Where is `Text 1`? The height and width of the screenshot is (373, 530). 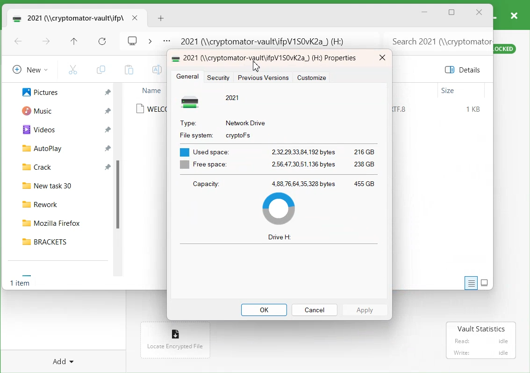 Text 1 is located at coordinates (272, 58).